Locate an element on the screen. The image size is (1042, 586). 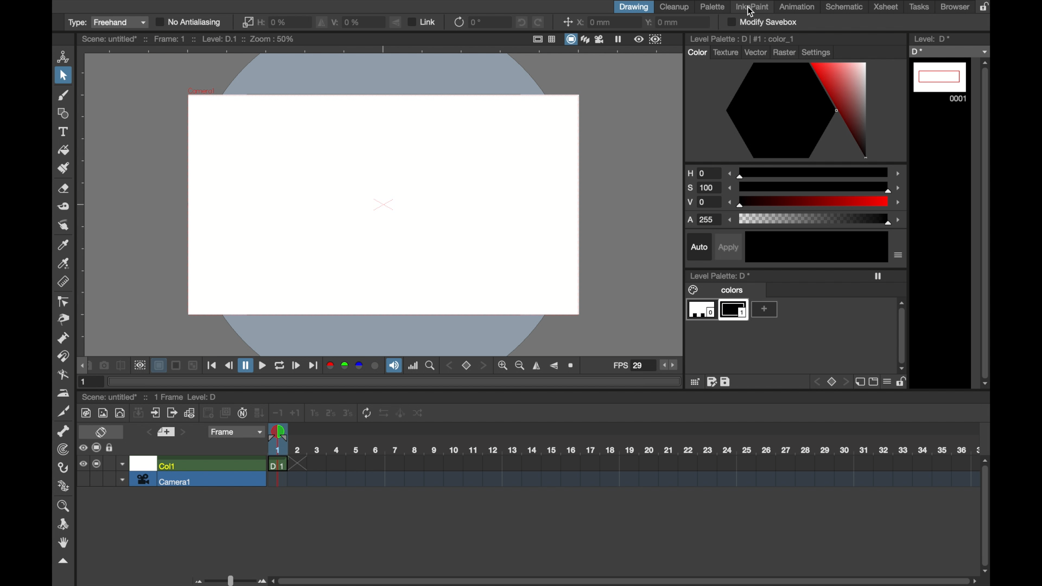
zoom is located at coordinates (431, 366).